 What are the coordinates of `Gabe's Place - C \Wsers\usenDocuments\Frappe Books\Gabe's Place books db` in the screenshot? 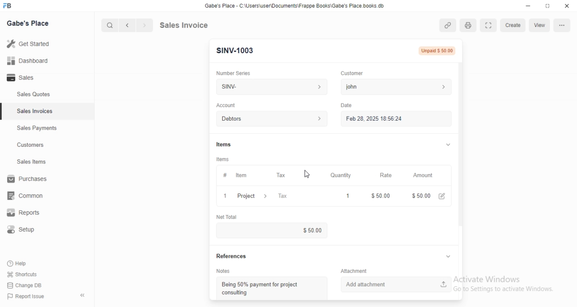 It's located at (297, 7).